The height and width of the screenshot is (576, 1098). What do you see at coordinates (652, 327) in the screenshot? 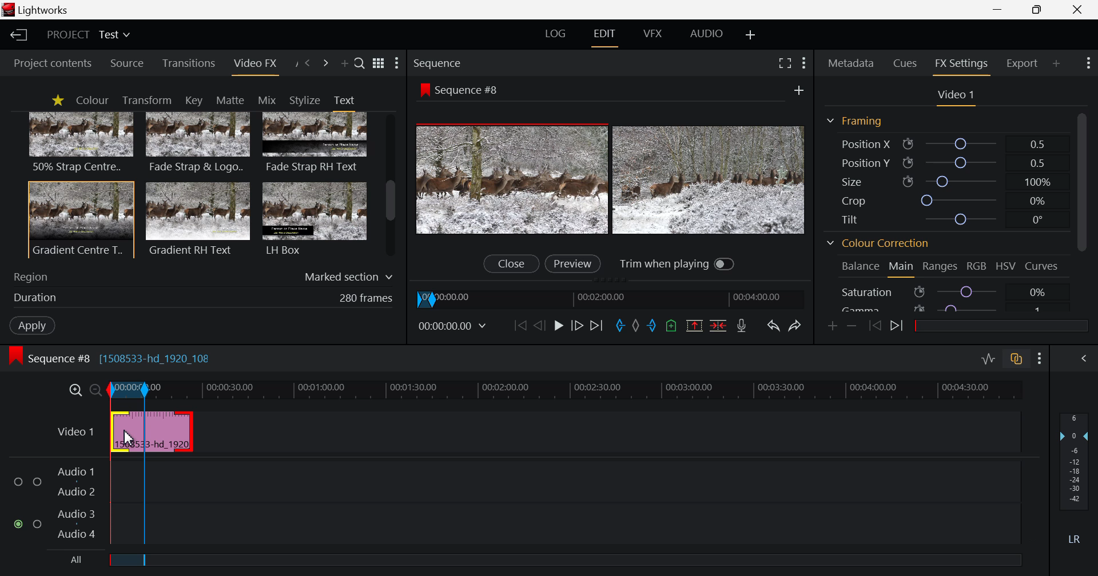
I see `Mark Out` at bounding box center [652, 327].